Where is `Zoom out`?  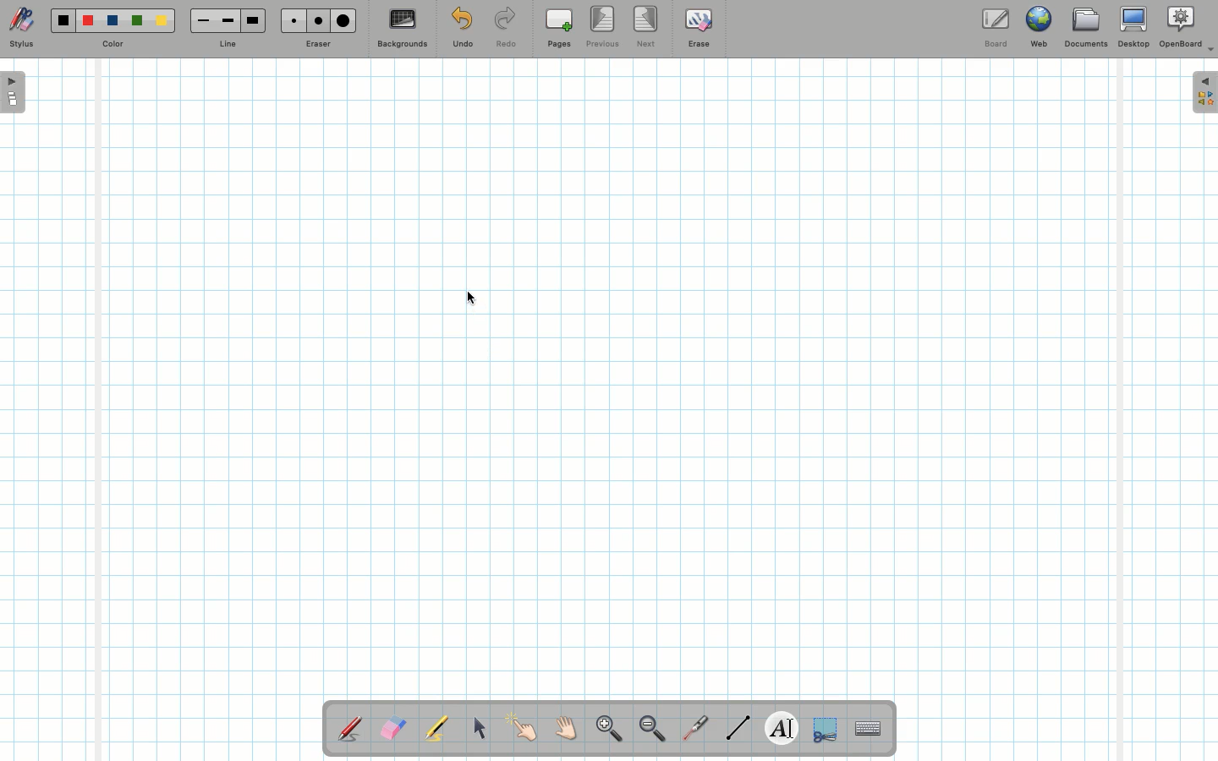
Zoom out is located at coordinates (652, 730).